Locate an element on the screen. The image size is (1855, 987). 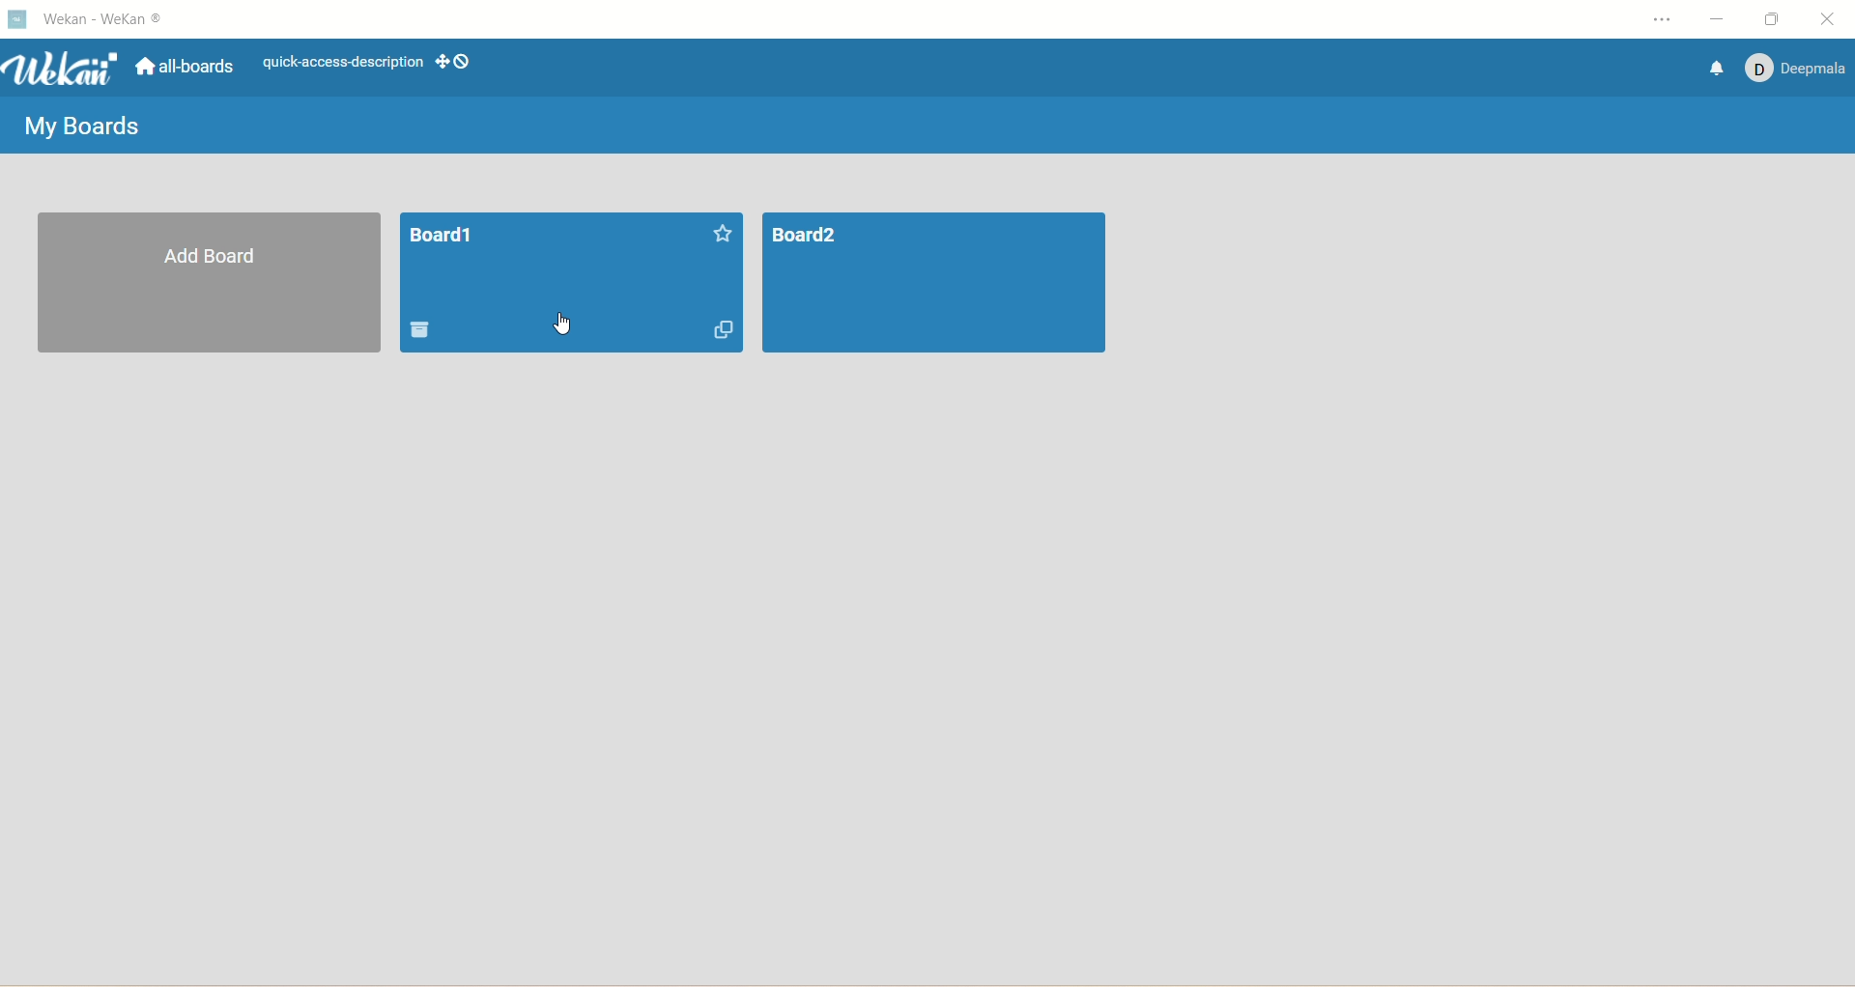
text is located at coordinates (339, 64).